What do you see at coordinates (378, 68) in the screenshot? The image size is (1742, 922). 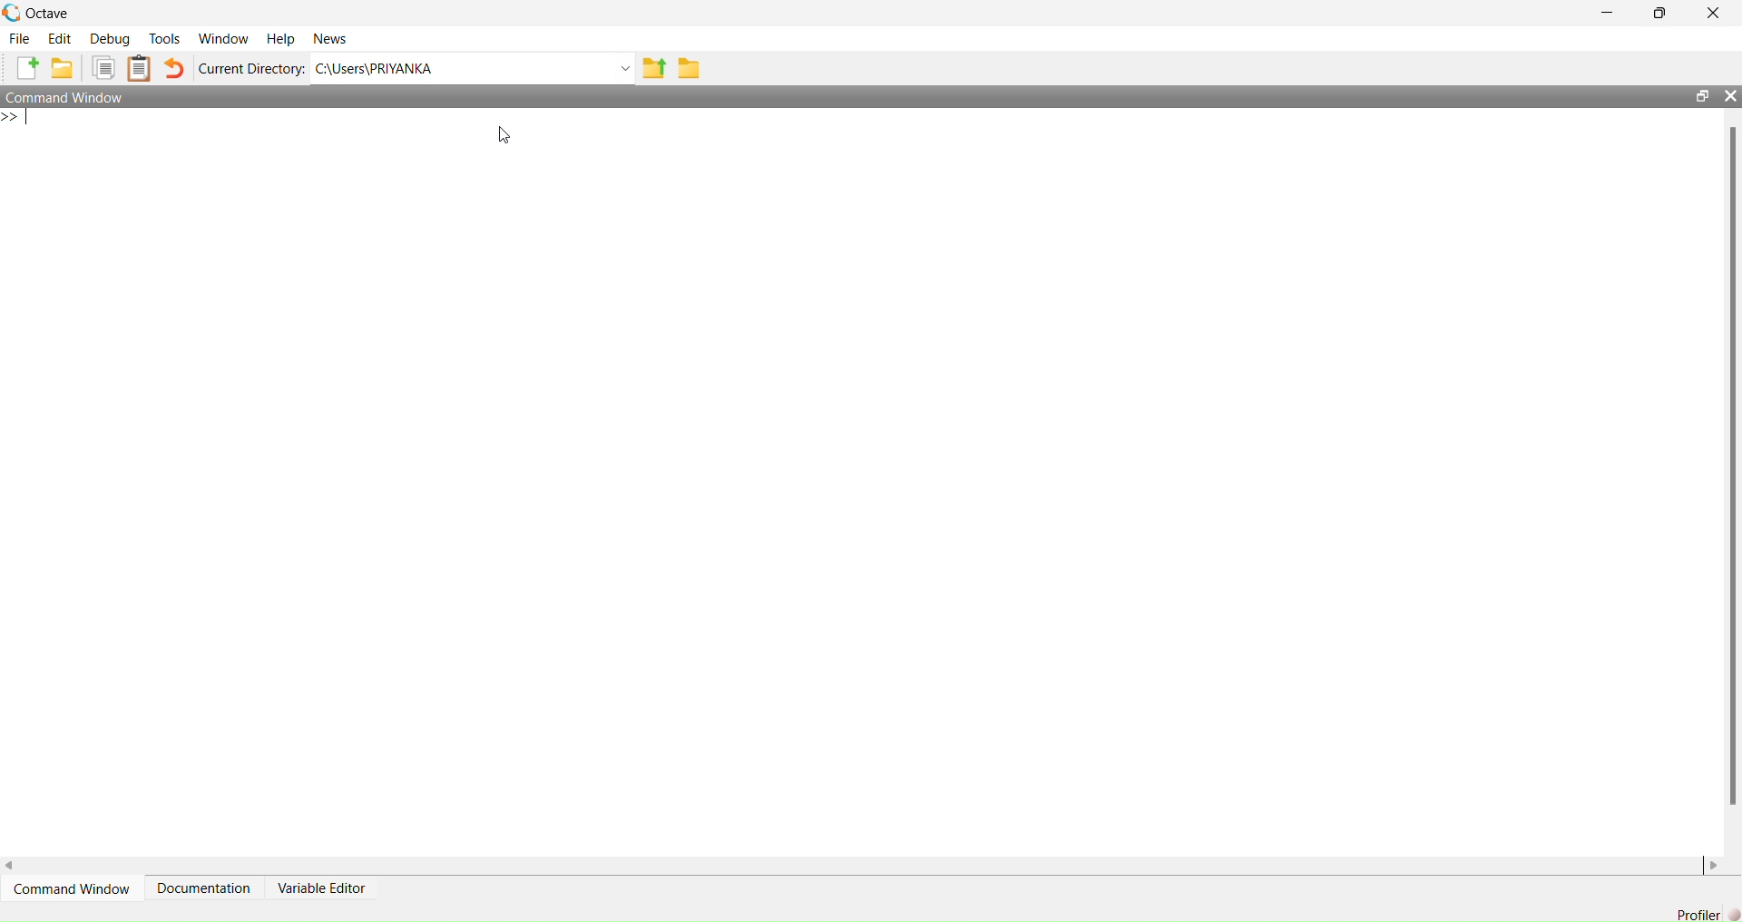 I see `C:\Users\PRIYANKA` at bounding box center [378, 68].